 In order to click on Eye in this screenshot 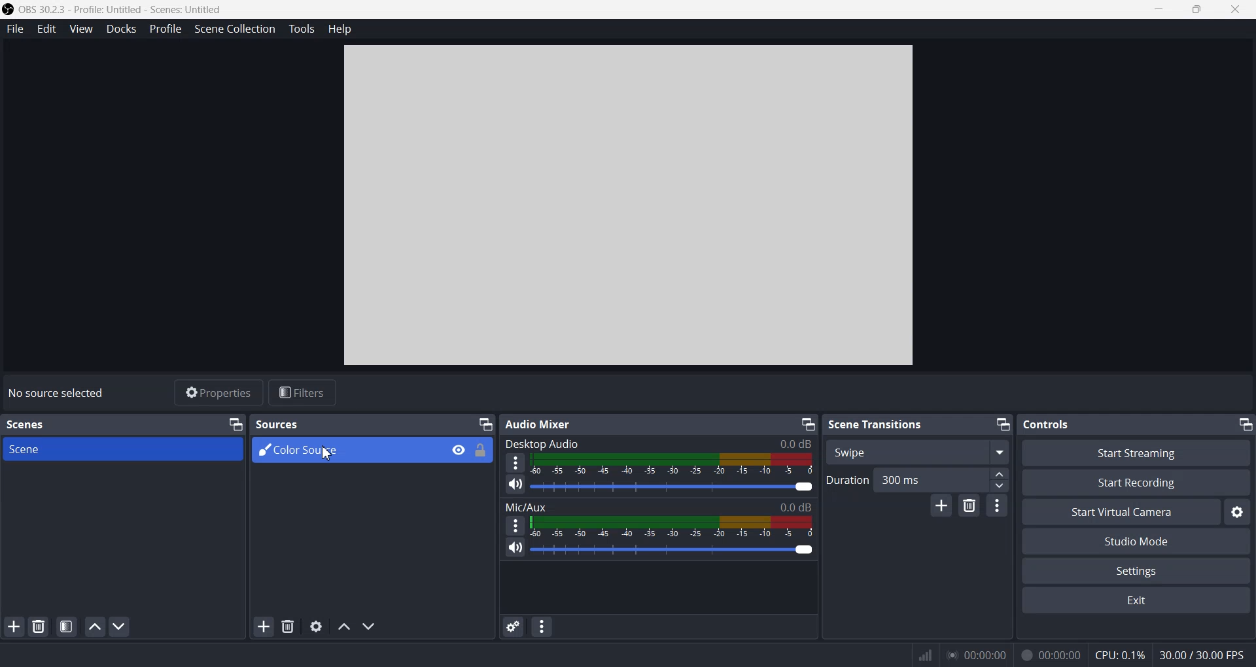, I will do `click(459, 450)`.